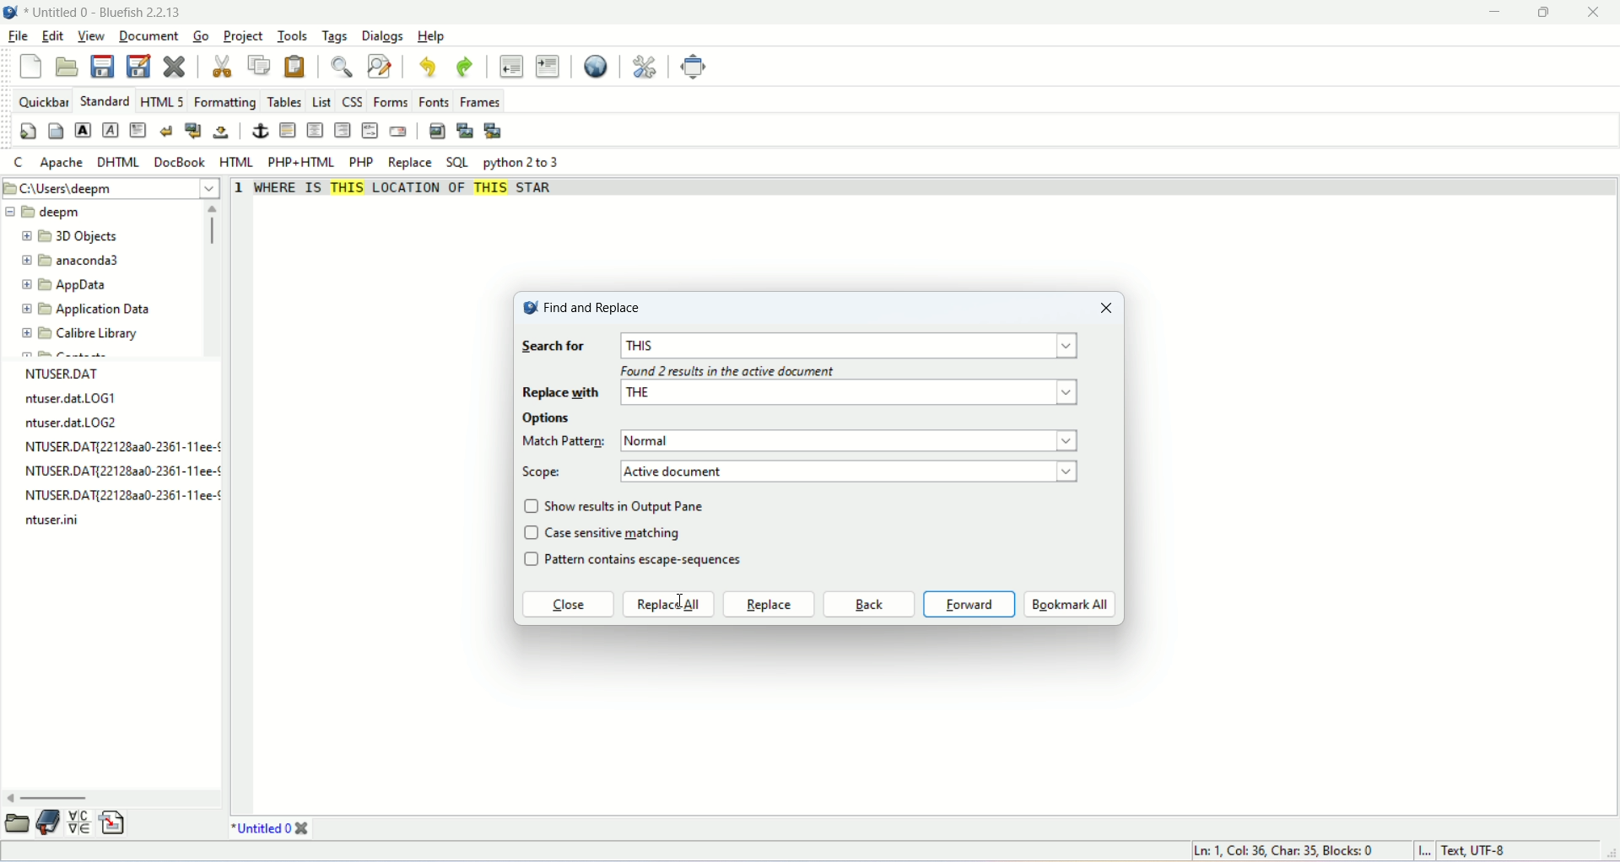 The height and width of the screenshot is (862, 1620). What do you see at coordinates (65, 373) in the screenshot?
I see `NTUSER.DAT` at bounding box center [65, 373].